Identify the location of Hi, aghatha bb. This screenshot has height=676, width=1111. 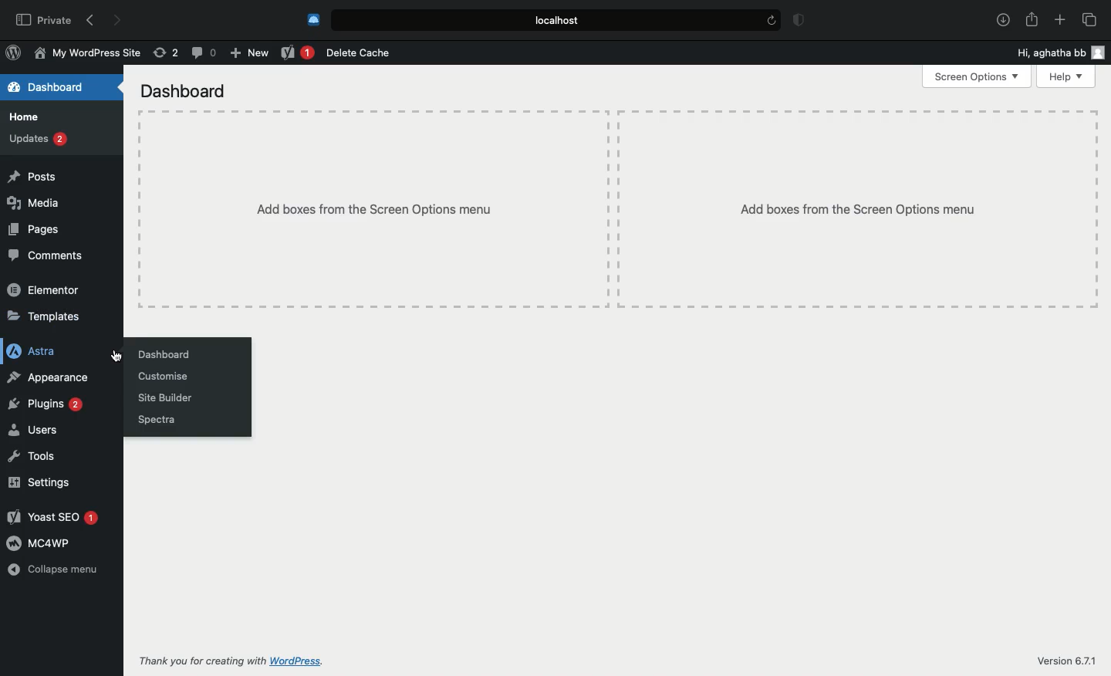
(1045, 51).